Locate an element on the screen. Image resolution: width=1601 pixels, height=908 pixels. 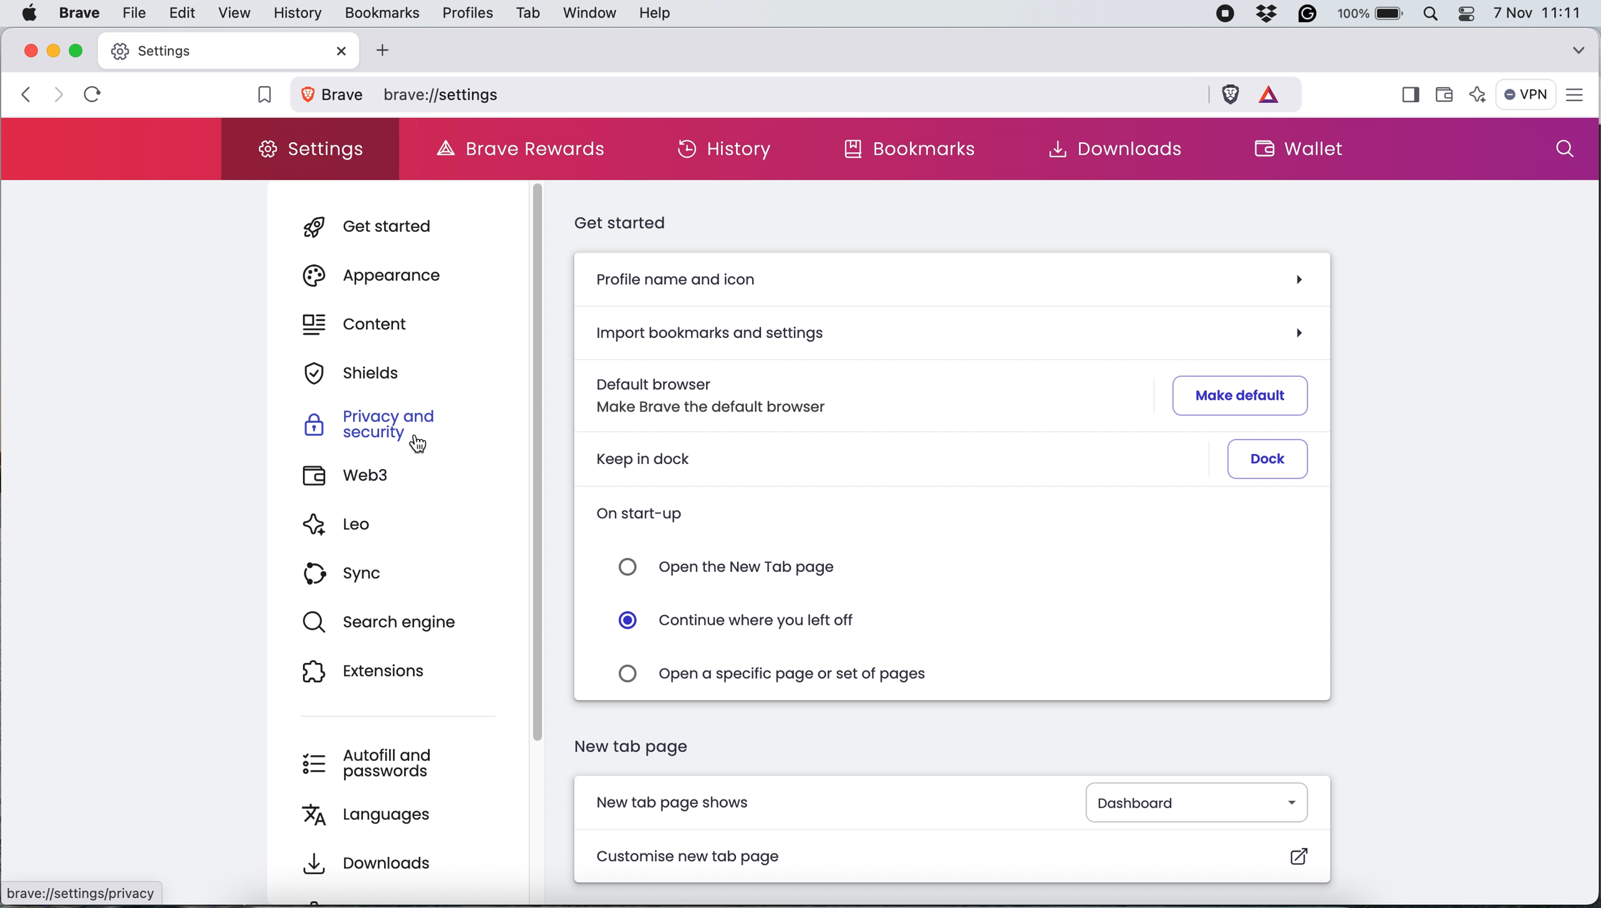
close is located at coordinates (336, 51).